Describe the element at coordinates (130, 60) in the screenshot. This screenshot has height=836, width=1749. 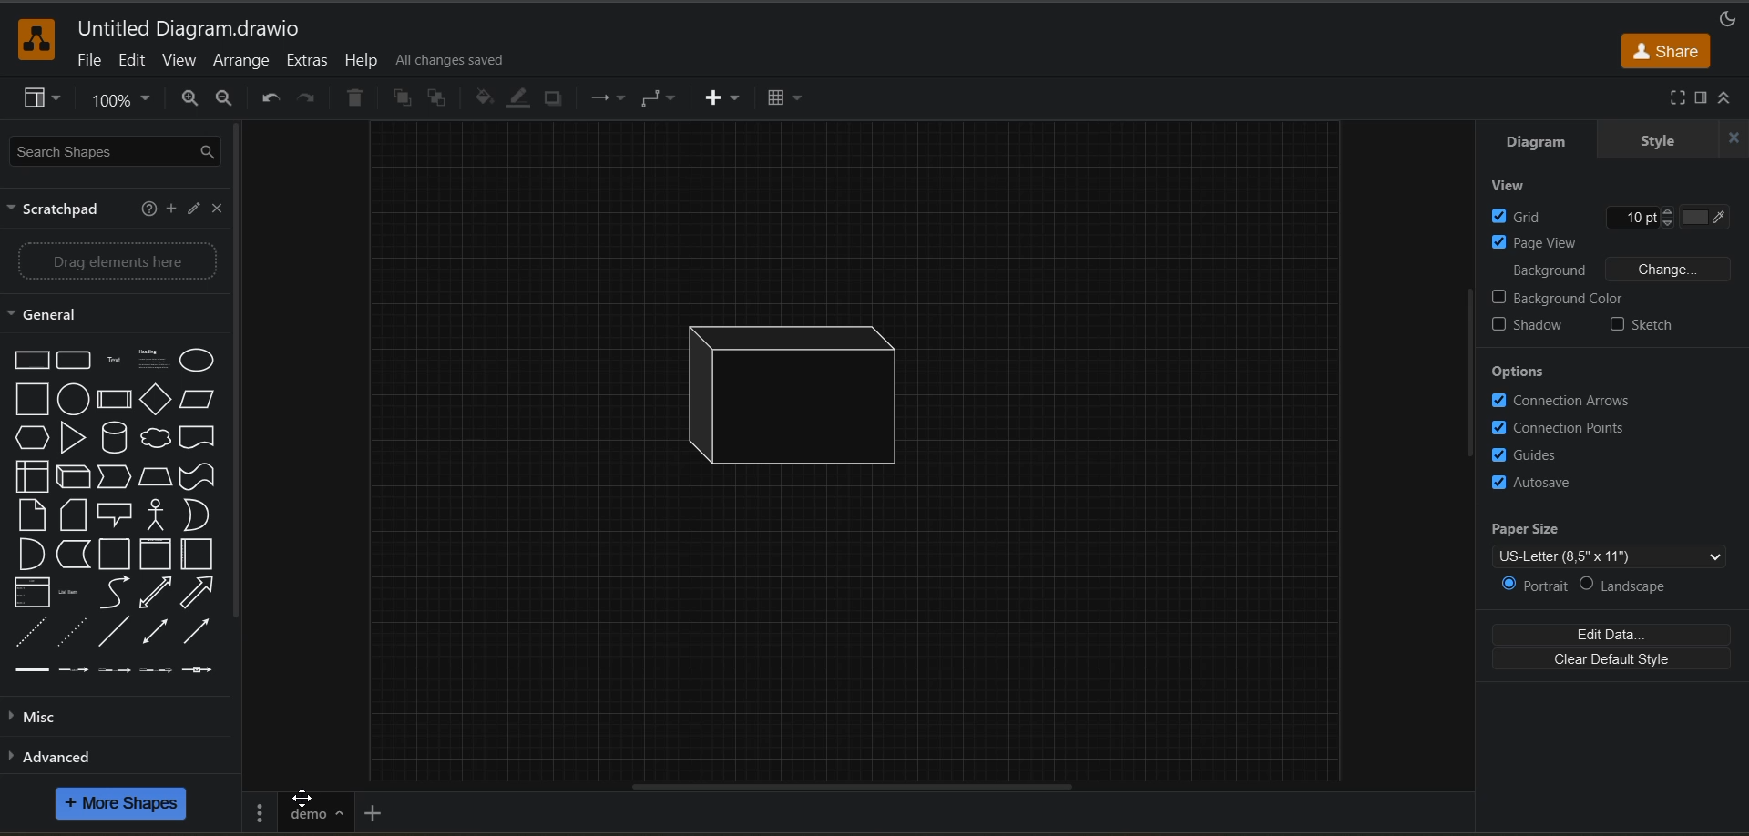
I see `edit` at that location.